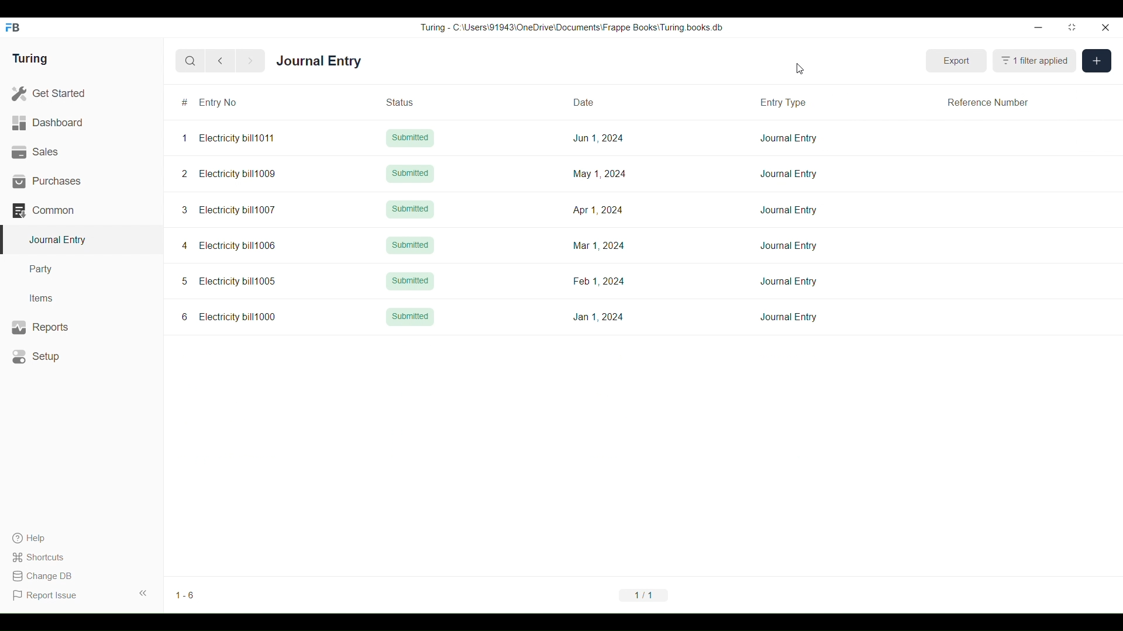 This screenshot has height=631, width=1123. Describe the element at coordinates (81, 152) in the screenshot. I see `Sales` at that location.